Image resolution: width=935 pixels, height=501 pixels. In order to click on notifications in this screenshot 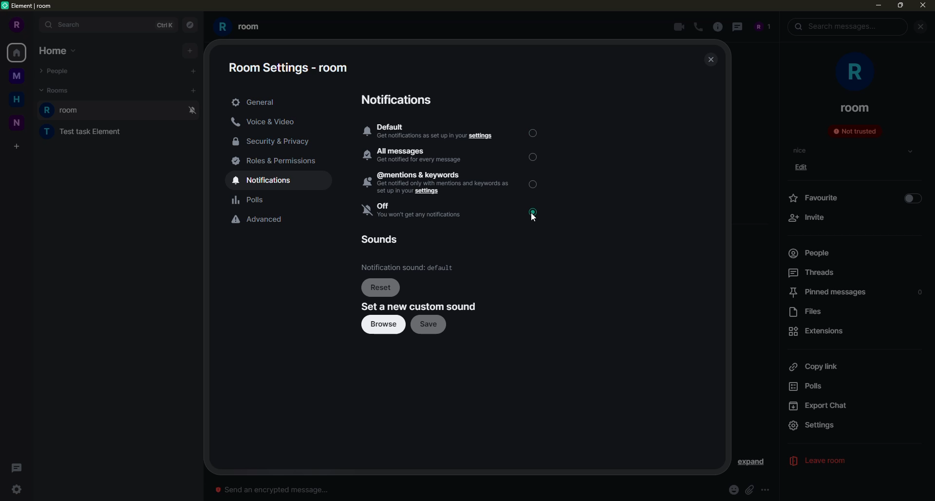, I will do `click(400, 99)`.